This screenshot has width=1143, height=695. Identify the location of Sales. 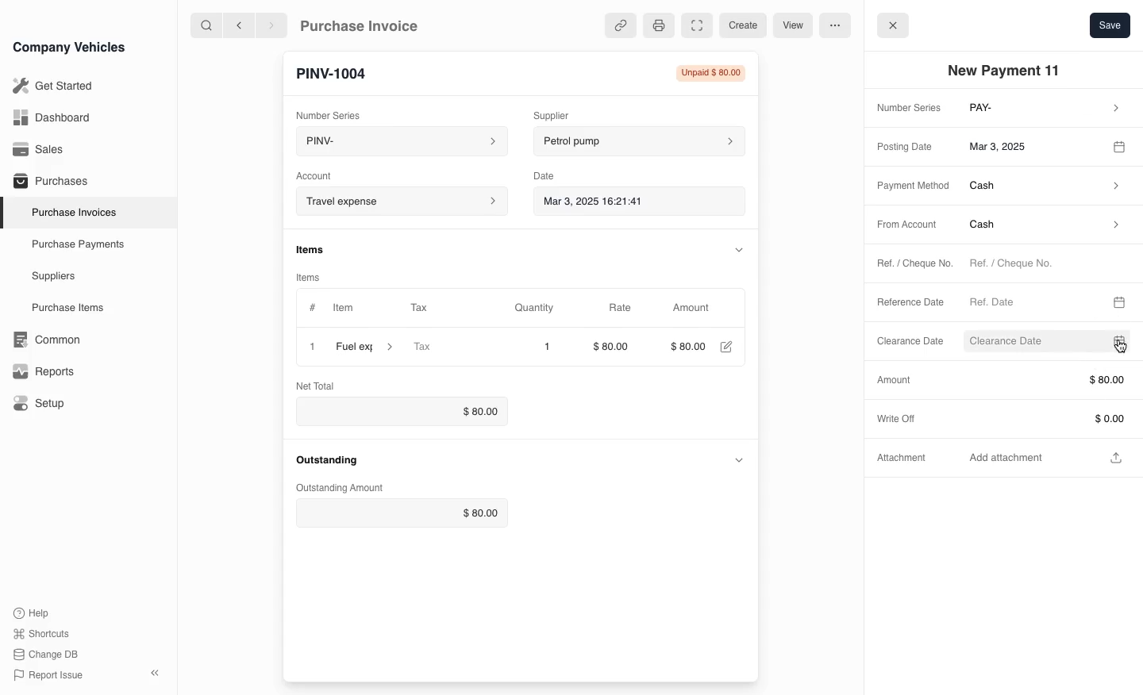
(39, 149).